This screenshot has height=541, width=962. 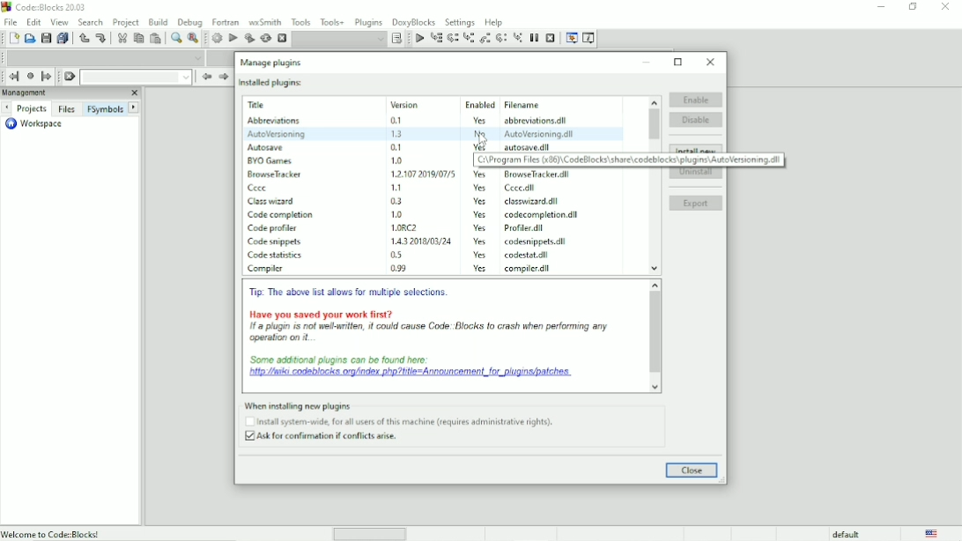 What do you see at coordinates (401, 121) in the screenshot?
I see `version ` at bounding box center [401, 121].